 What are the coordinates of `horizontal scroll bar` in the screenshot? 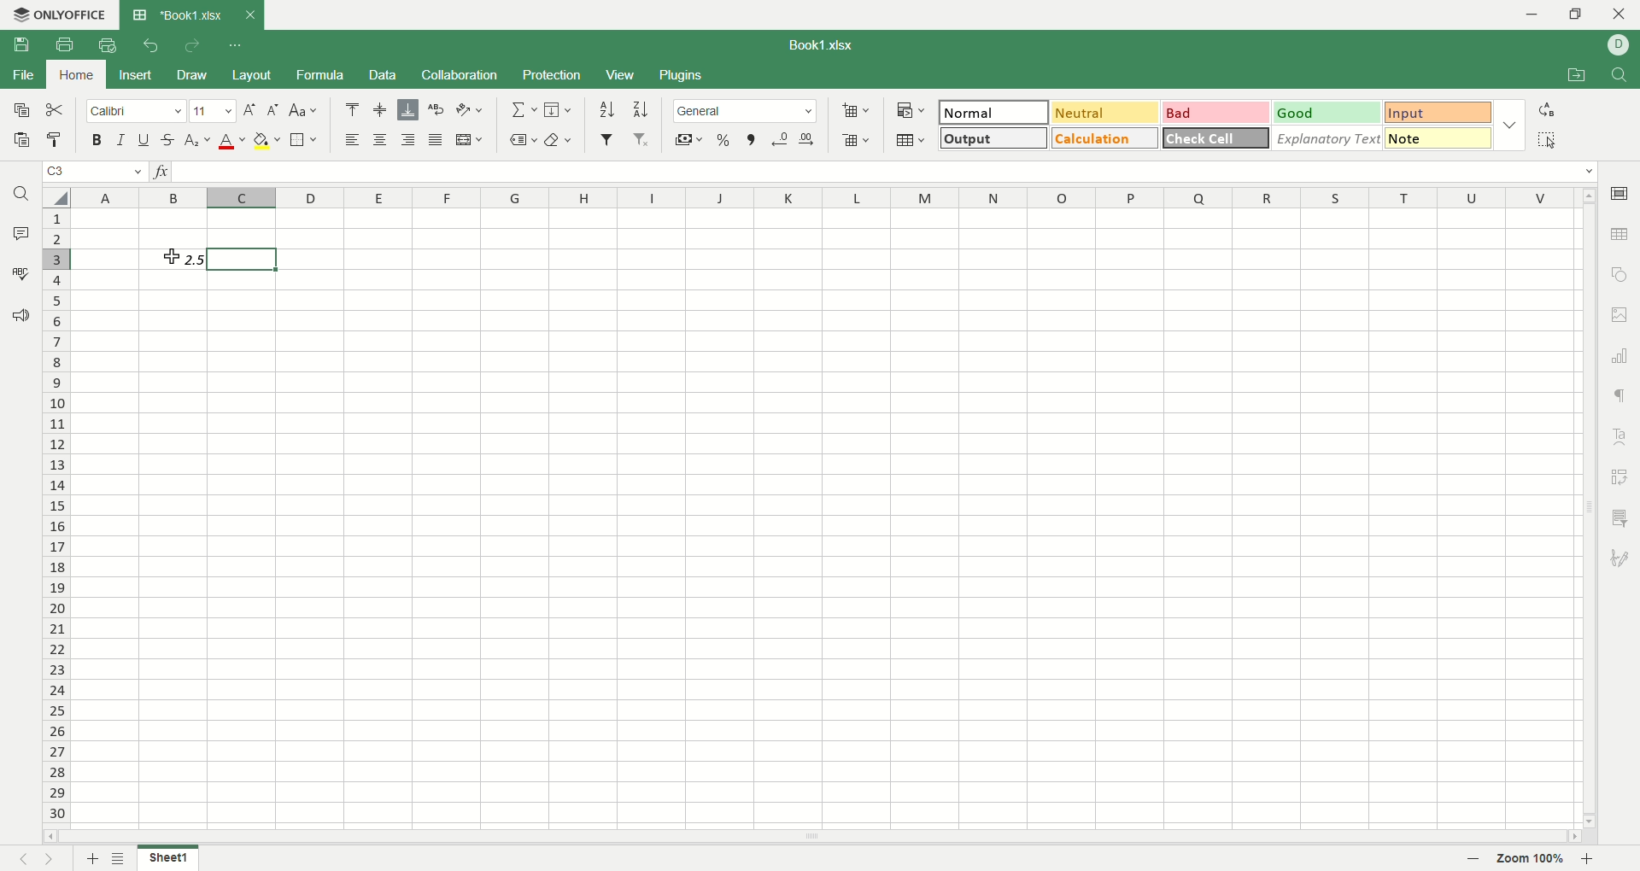 It's located at (816, 837).